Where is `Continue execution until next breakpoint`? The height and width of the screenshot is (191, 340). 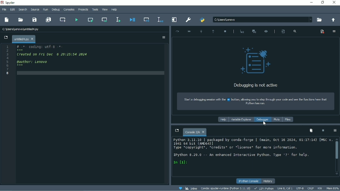 Continue execution until next breakpoint is located at coordinates (189, 32).